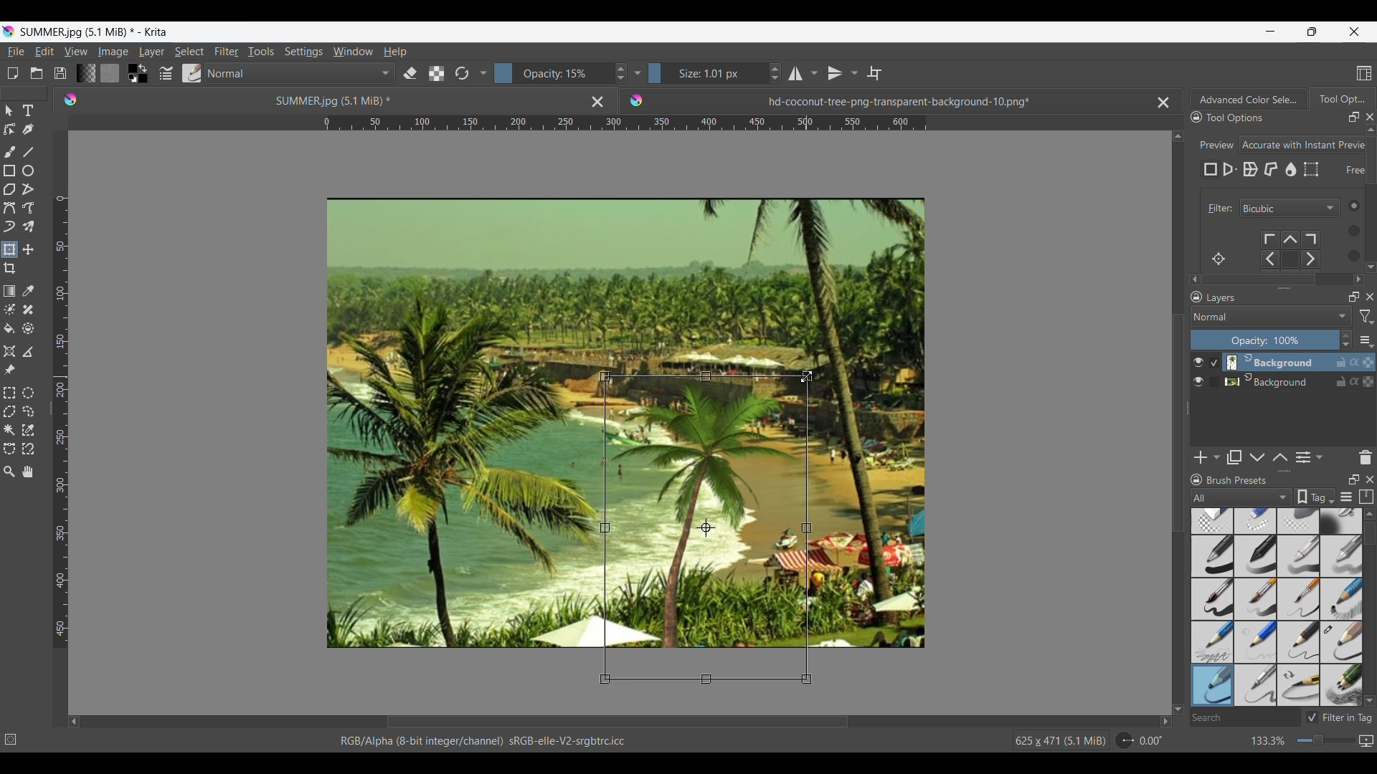 This screenshot has height=774, width=1377. I want to click on Freehand brush tool, so click(9, 151).